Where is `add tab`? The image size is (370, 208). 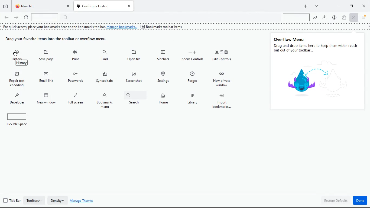
add tab is located at coordinates (305, 6).